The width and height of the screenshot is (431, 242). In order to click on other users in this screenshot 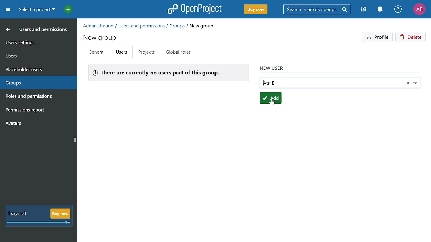, I will do `click(418, 83)`.